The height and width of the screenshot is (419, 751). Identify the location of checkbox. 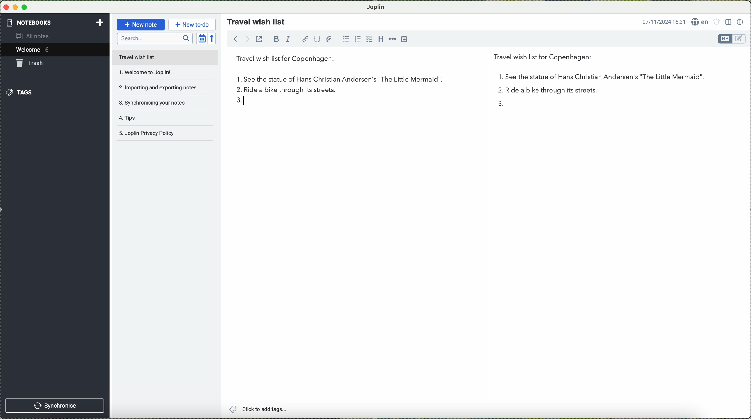
(369, 39).